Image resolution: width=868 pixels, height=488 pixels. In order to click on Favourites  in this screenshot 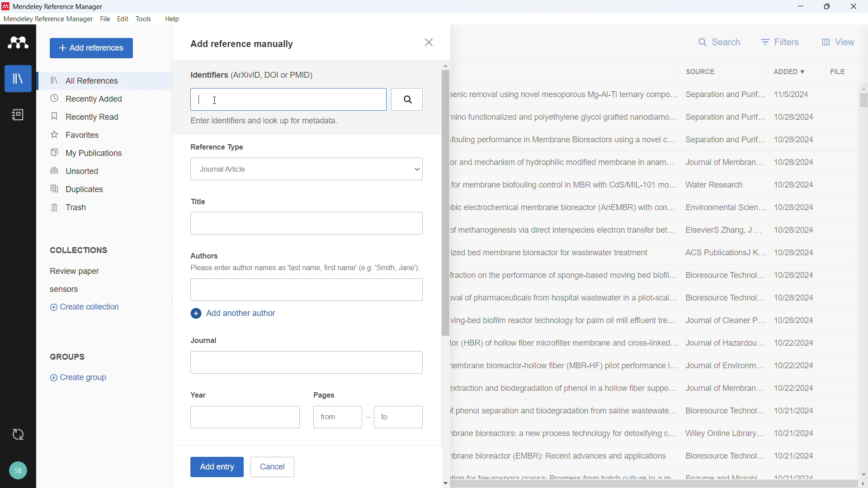, I will do `click(103, 134)`.